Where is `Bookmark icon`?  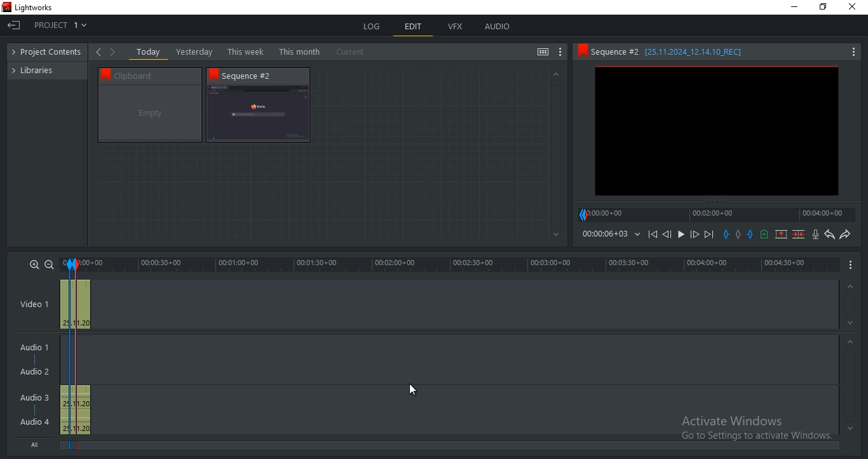 Bookmark icon is located at coordinates (581, 51).